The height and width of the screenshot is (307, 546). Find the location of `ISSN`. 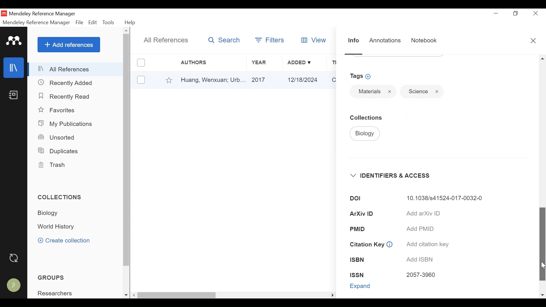

ISSN is located at coordinates (357, 274).